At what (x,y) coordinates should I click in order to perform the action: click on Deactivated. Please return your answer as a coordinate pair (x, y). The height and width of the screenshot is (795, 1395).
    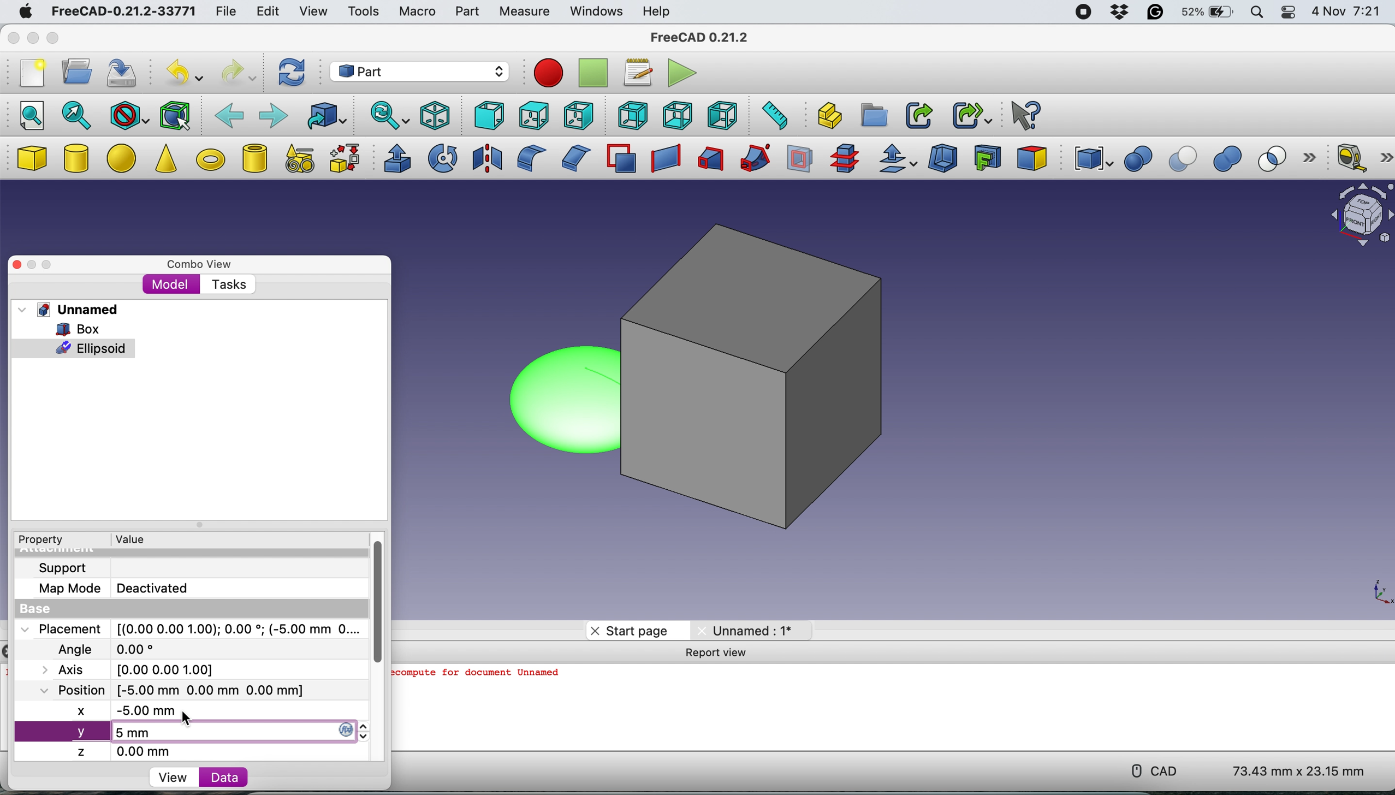
    Looking at the image, I should click on (157, 586).